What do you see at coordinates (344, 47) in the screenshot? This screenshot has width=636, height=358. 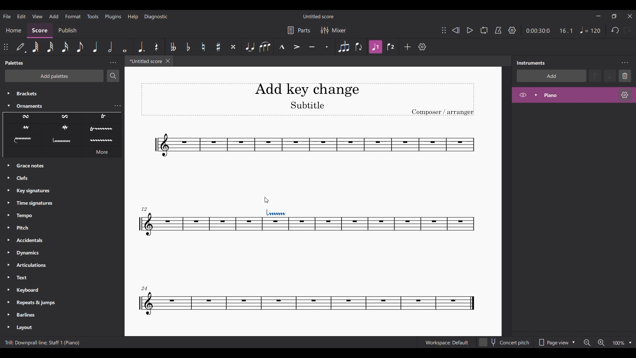 I see `Tuplet` at bounding box center [344, 47].